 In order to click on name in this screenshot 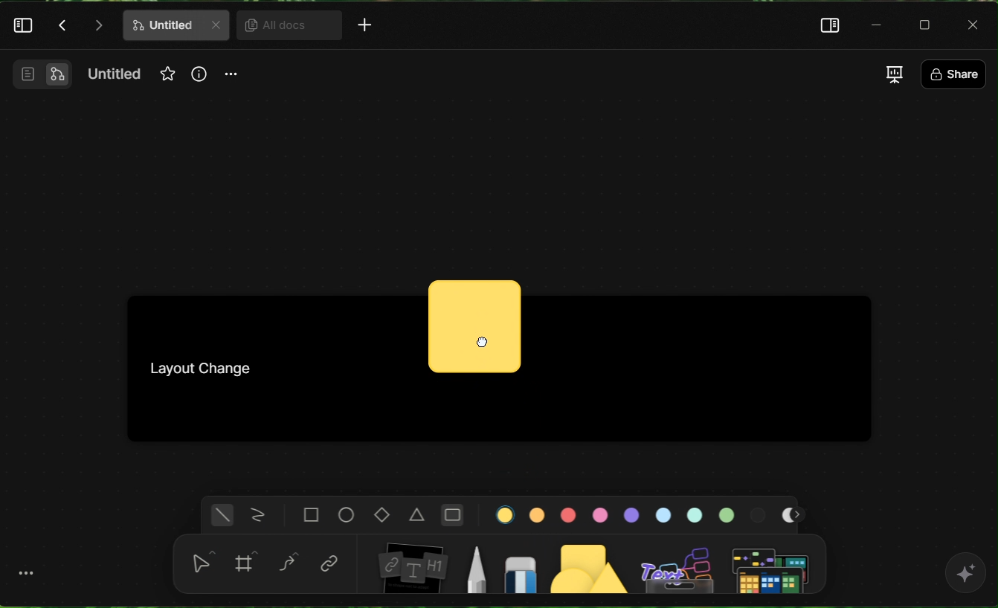, I will do `click(117, 77)`.